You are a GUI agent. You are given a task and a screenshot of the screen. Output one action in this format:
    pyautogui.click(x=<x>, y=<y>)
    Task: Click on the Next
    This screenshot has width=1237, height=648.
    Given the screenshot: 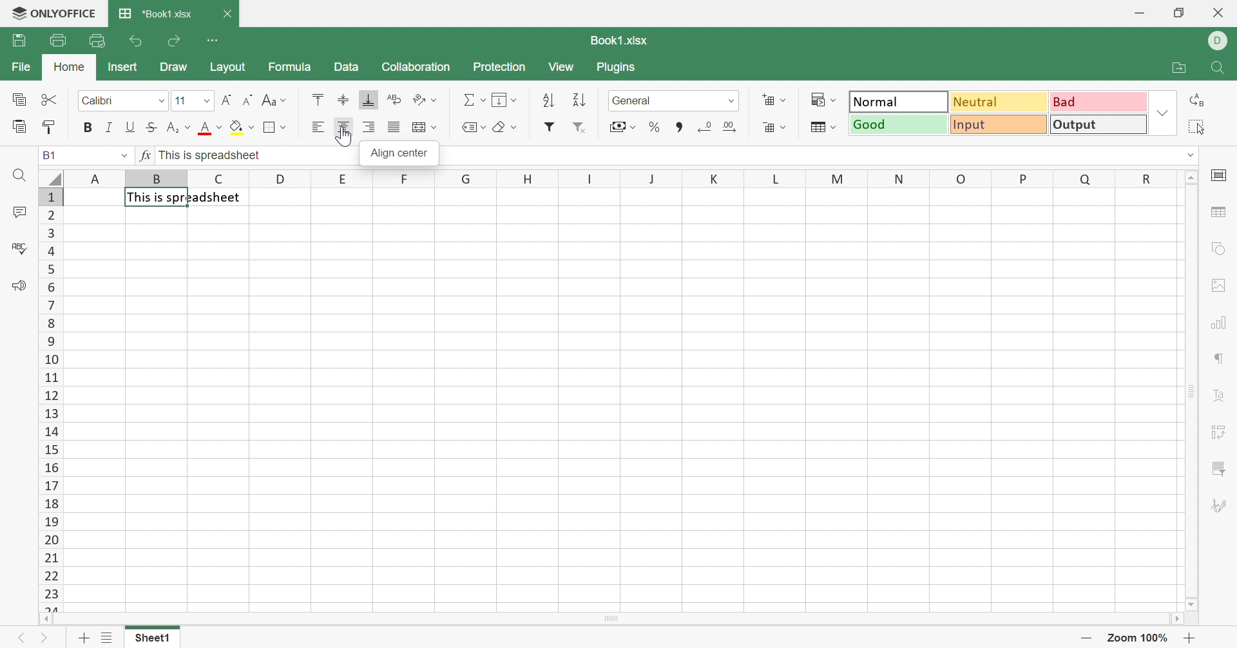 What is the action you would take?
    pyautogui.click(x=44, y=638)
    